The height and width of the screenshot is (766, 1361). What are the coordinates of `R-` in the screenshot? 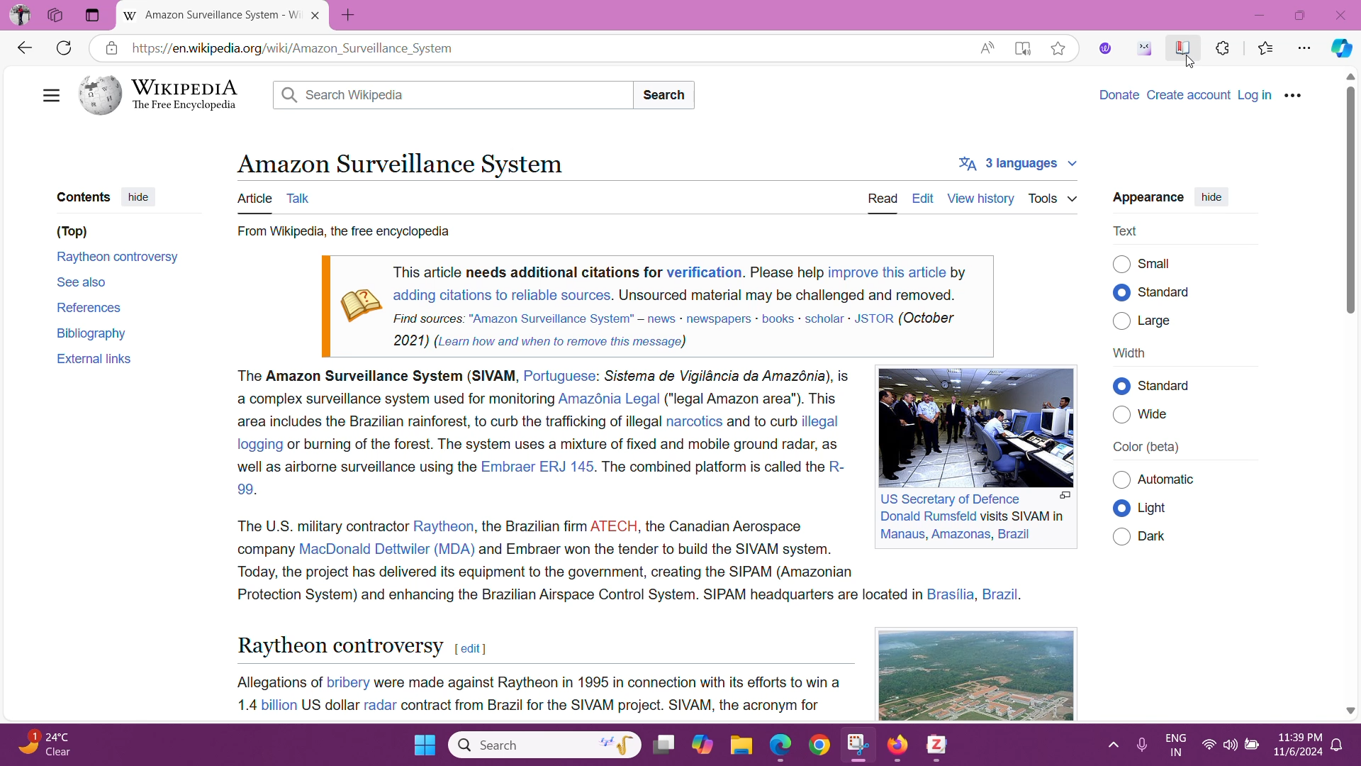 It's located at (836, 467).